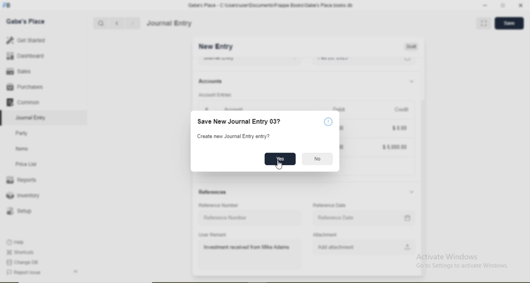 This screenshot has height=283, width=530. Describe the element at coordinates (215, 95) in the screenshot. I see `Account Entries` at that location.